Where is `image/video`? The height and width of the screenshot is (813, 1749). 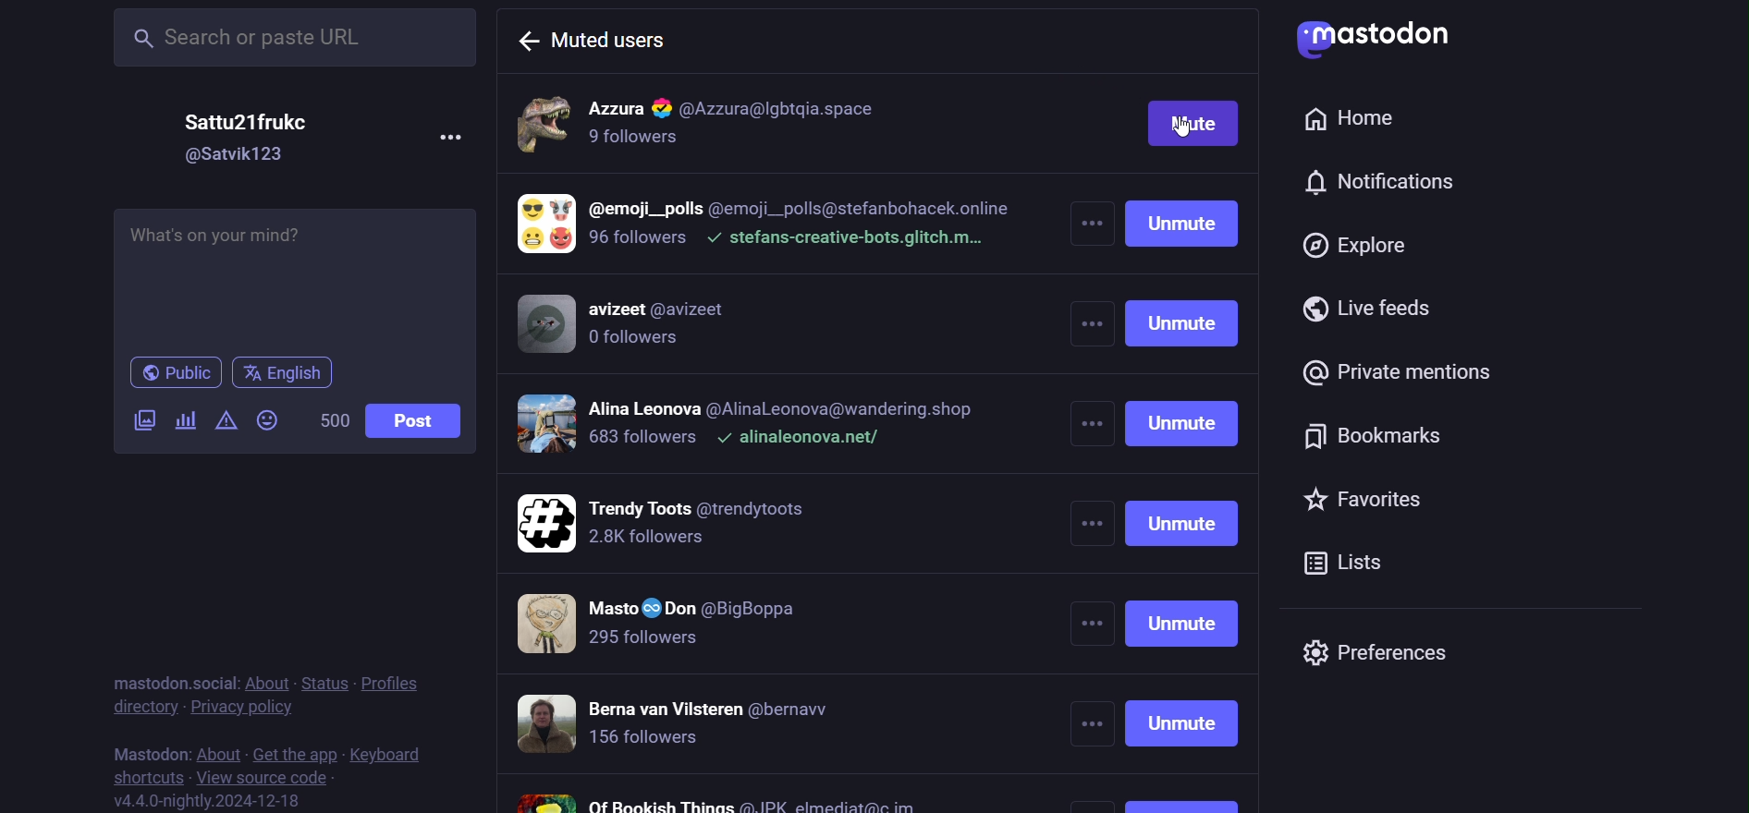 image/video is located at coordinates (144, 419).